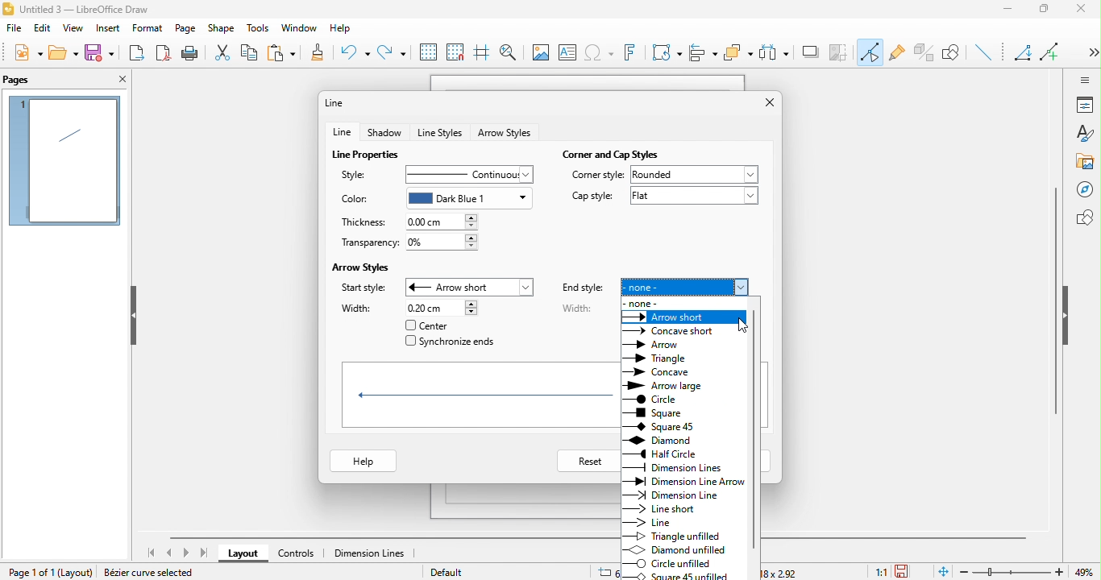  I want to click on controls, so click(297, 555).